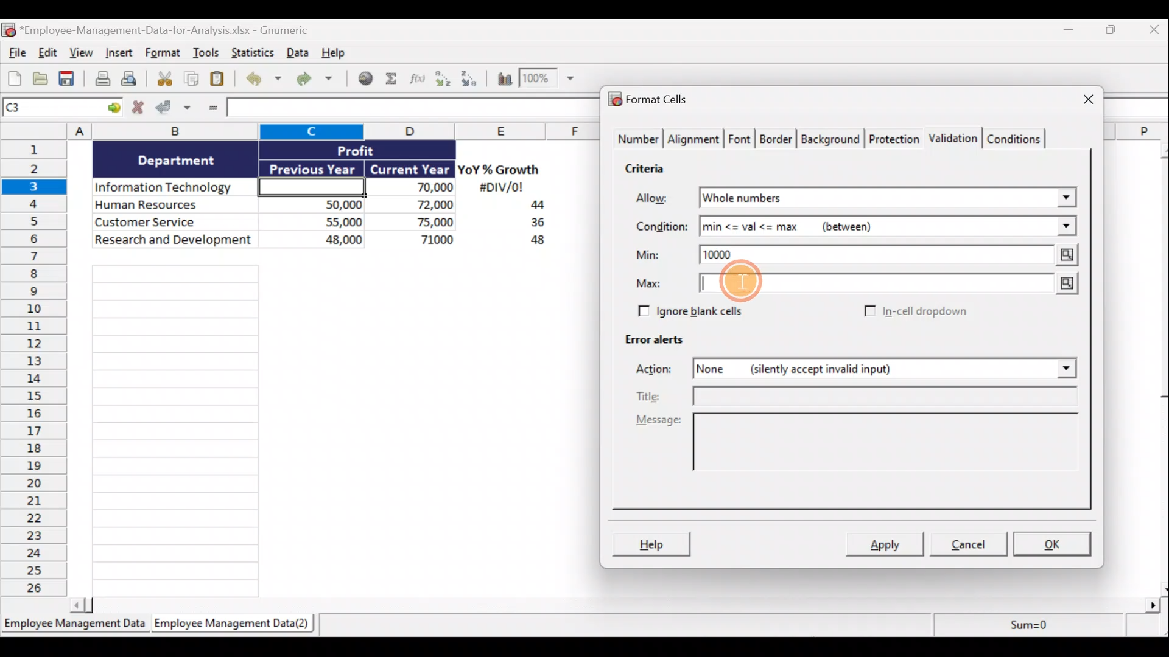 This screenshot has width=1169, height=657. What do you see at coordinates (872, 229) in the screenshot?
I see `min <= val <= max (between)` at bounding box center [872, 229].